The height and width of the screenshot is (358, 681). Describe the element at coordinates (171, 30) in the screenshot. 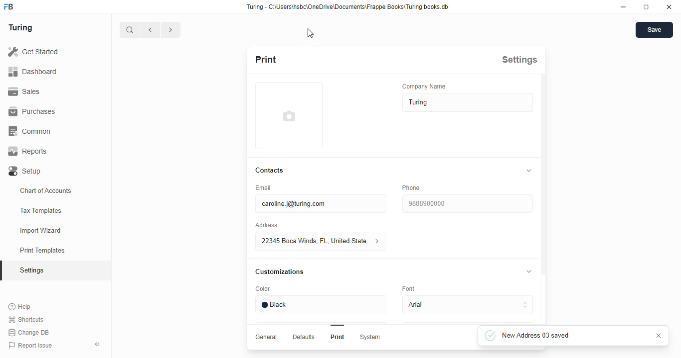

I see `next` at that location.